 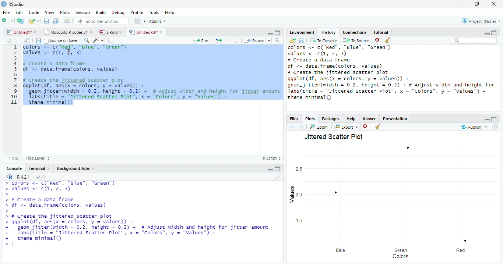 I want to click on Minimize, so click(x=270, y=170).